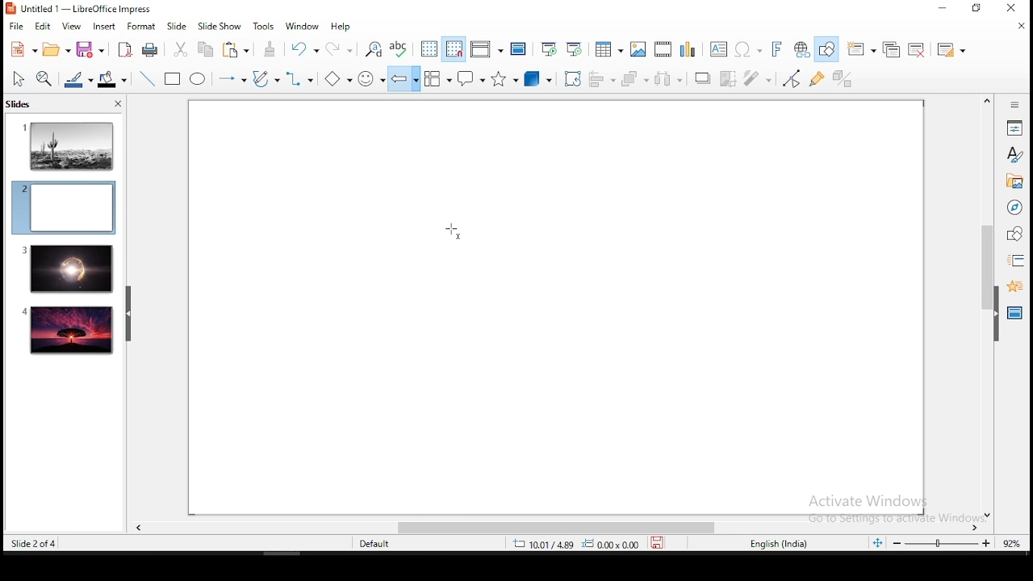  I want to click on 0.00x0.00, so click(611, 544).